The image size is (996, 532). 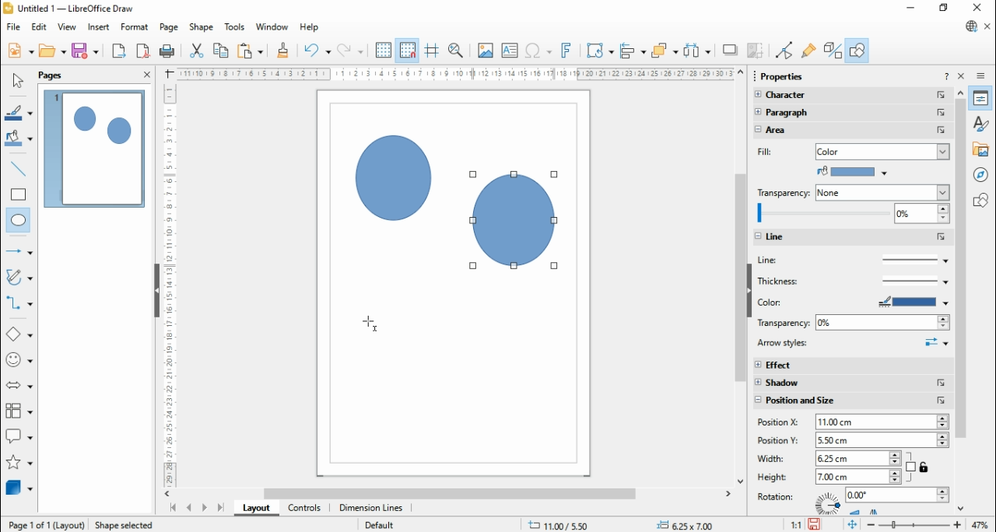 I want to click on display grid, so click(x=383, y=51).